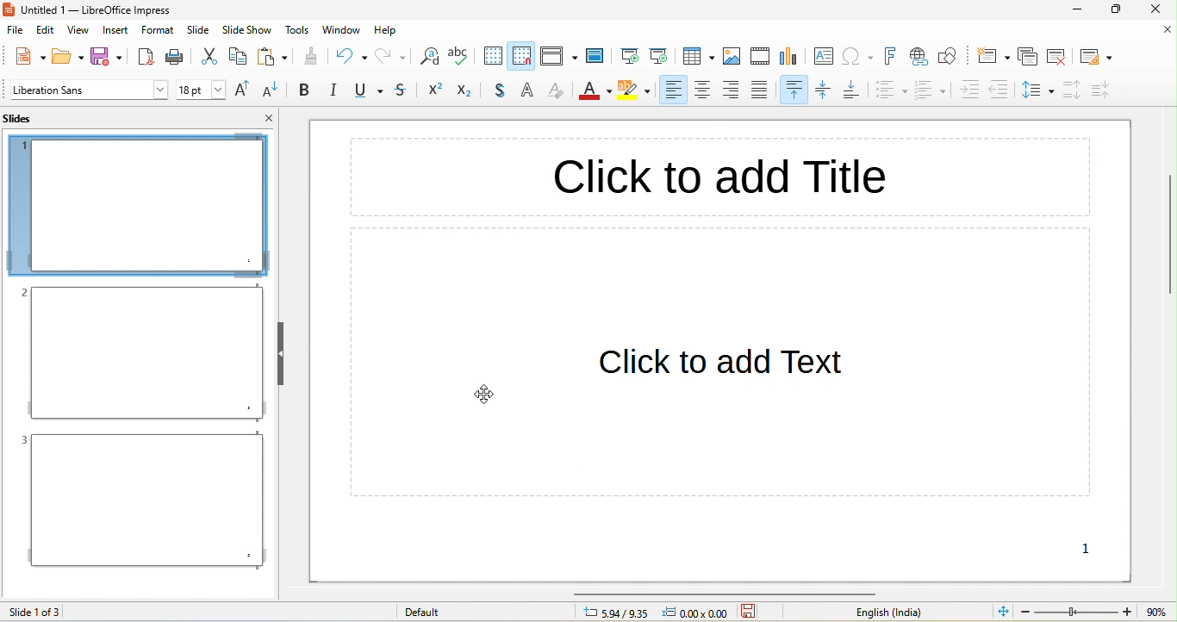  I want to click on find and replace, so click(427, 58).